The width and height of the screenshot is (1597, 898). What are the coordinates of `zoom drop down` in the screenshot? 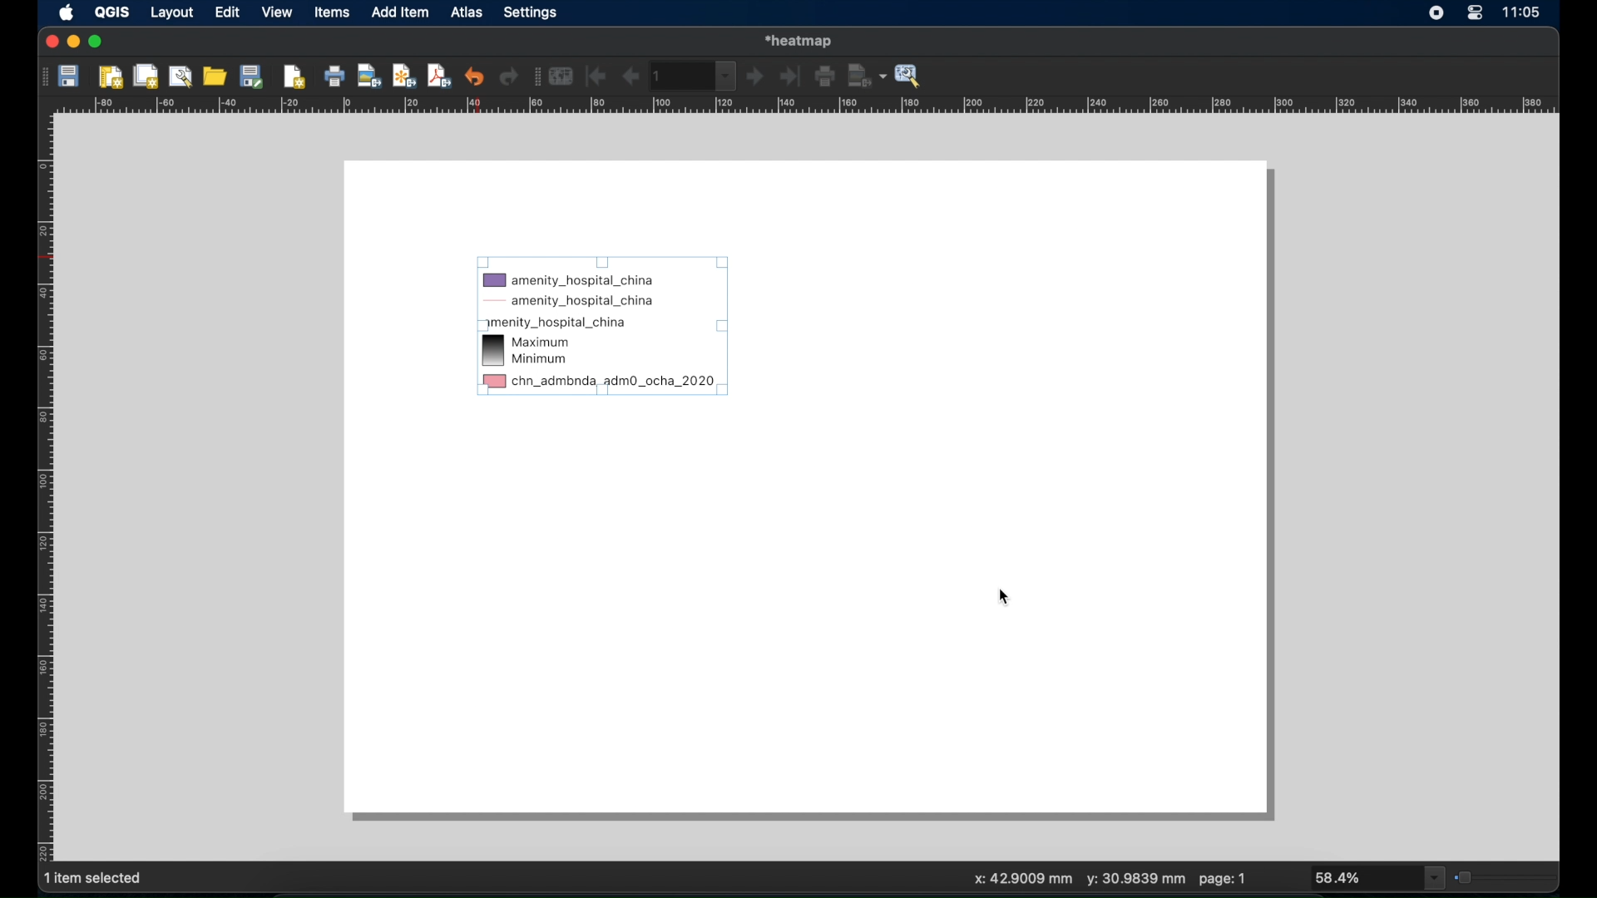 It's located at (1380, 878).